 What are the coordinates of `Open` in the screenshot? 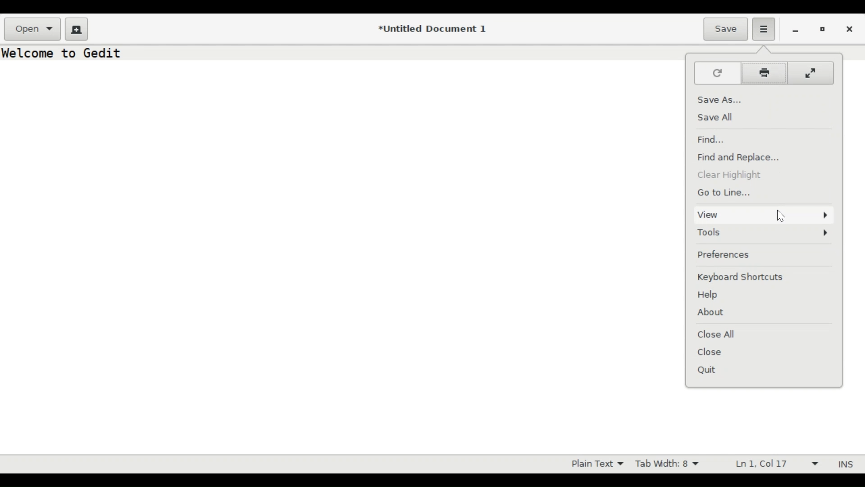 It's located at (33, 29).